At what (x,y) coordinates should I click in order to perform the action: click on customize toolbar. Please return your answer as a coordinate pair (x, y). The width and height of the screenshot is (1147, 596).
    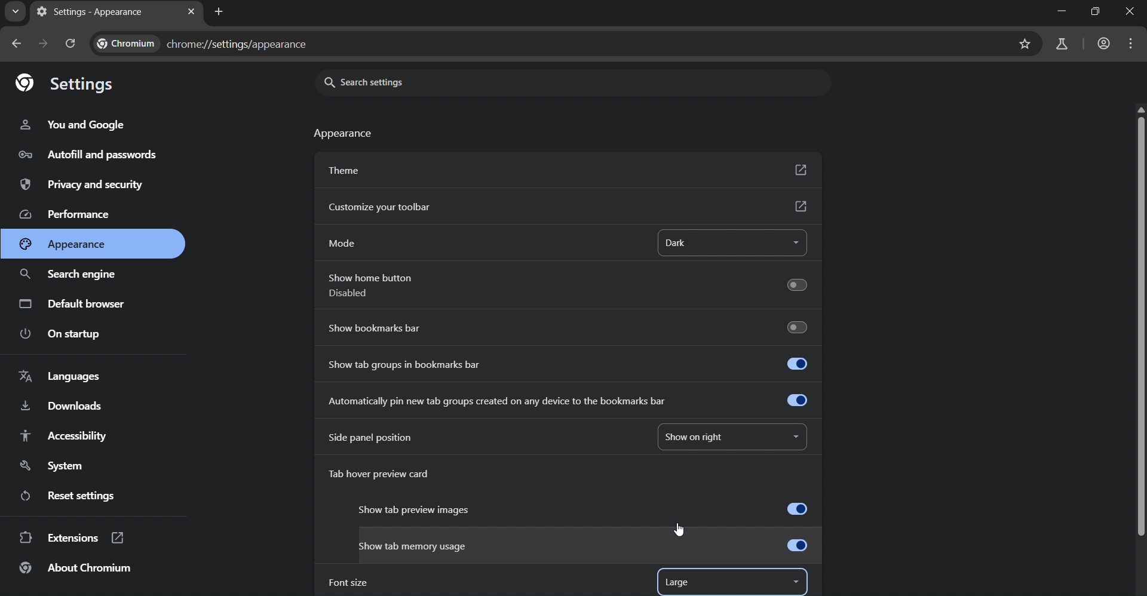
    Looking at the image, I should click on (567, 207).